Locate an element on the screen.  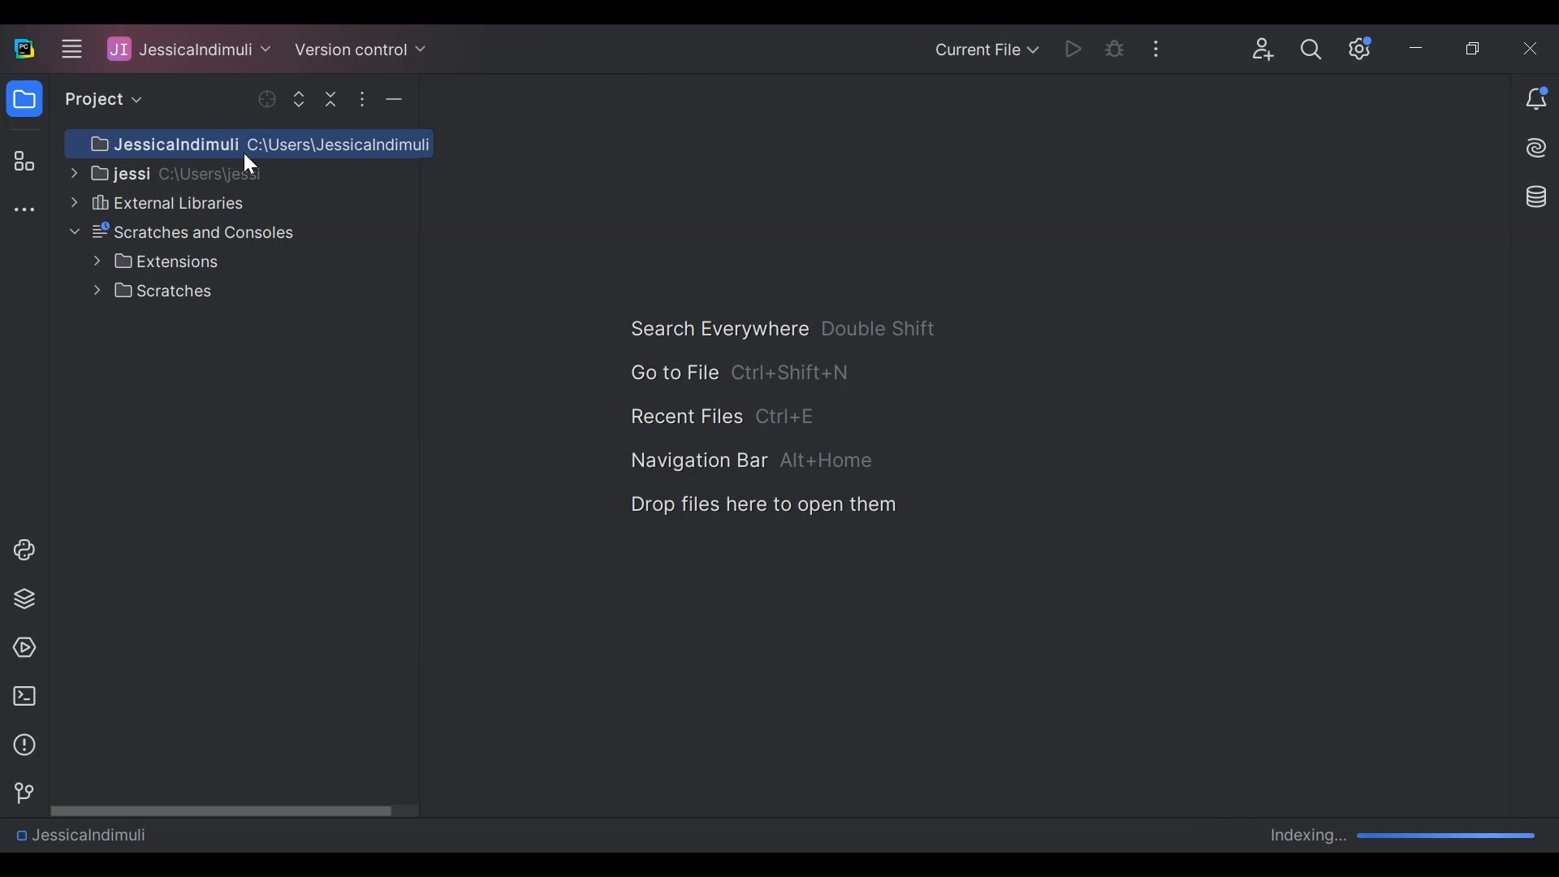
version control is located at coordinates (19, 793).